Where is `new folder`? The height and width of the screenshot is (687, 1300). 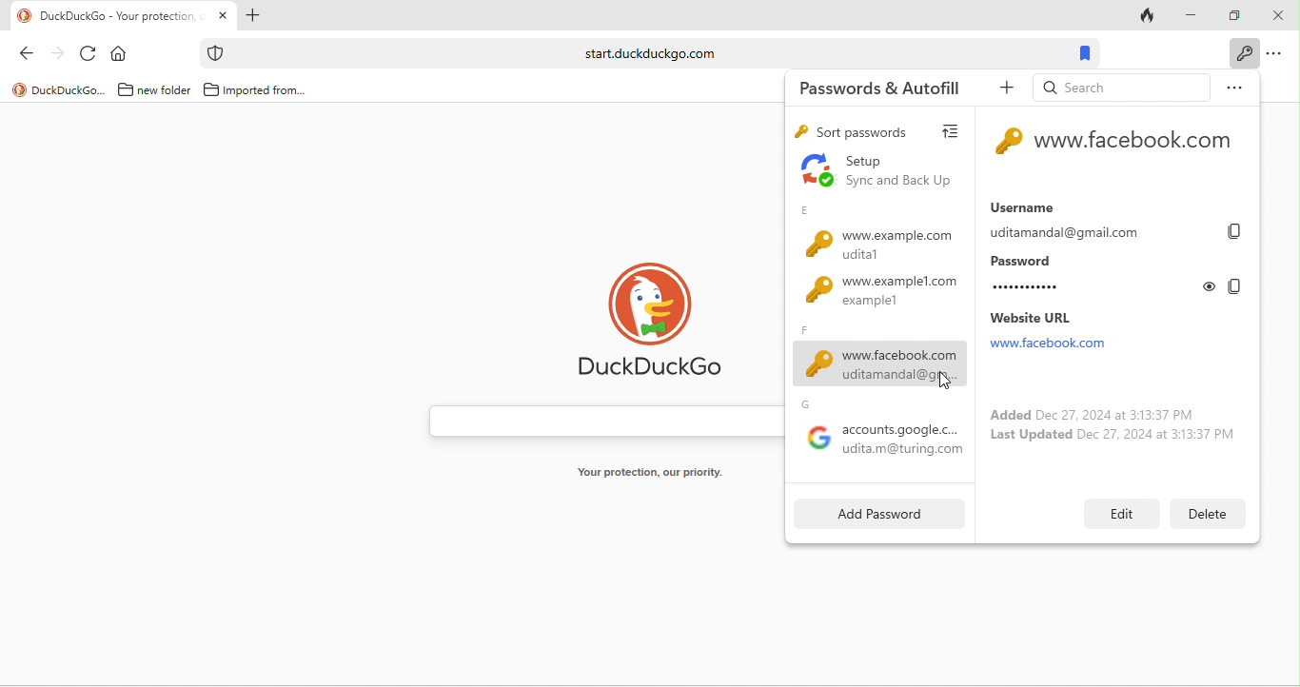
new folder is located at coordinates (151, 90).